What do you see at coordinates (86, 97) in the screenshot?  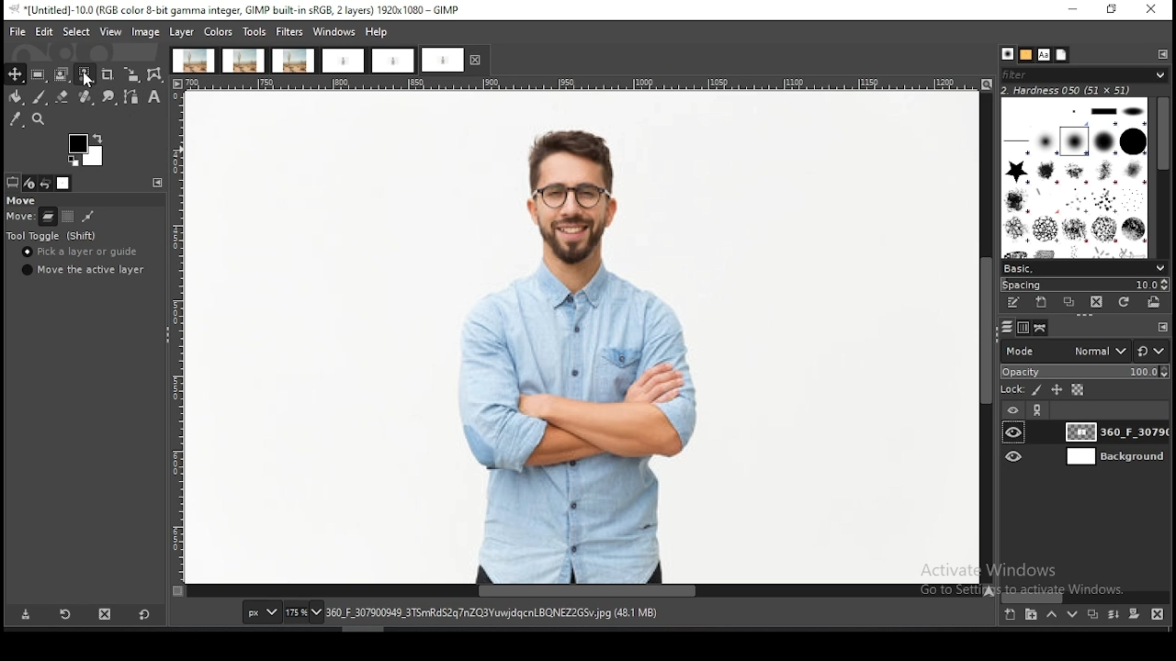 I see `healing tool` at bounding box center [86, 97].